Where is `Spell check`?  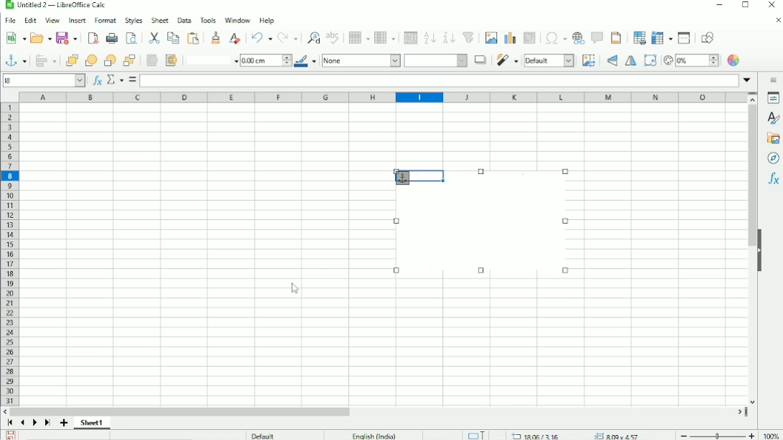 Spell check is located at coordinates (333, 37).